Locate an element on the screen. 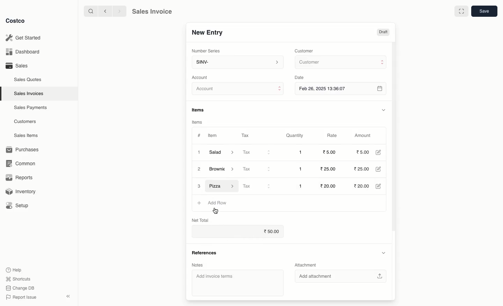 This screenshot has width=503, height=306. ‘Add attachment is located at coordinates (343, 277).